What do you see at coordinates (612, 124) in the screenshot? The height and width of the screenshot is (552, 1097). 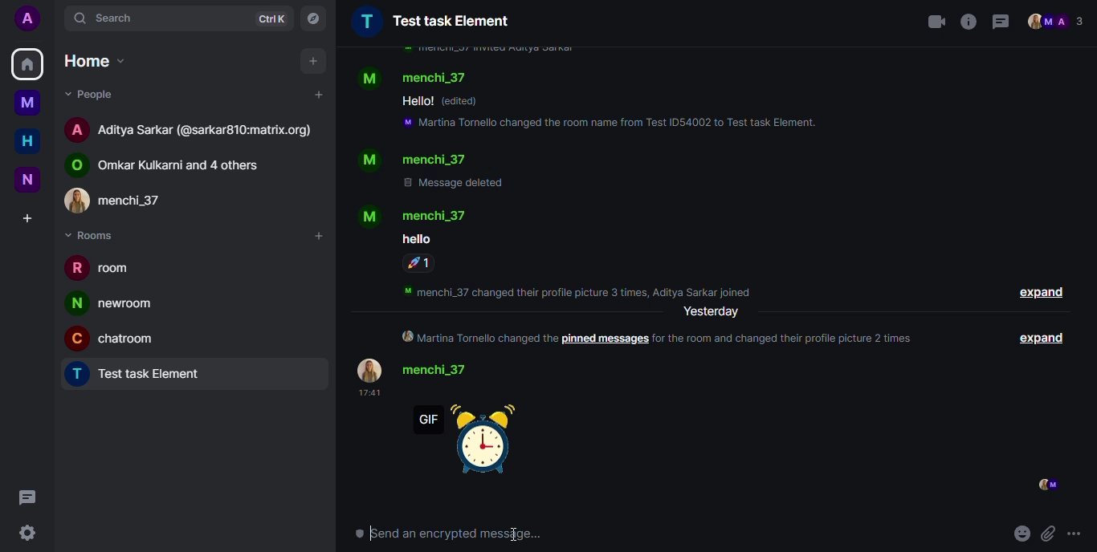 I see `info- Martina tornealo changed the room name ` at bounding box center [612, 124].